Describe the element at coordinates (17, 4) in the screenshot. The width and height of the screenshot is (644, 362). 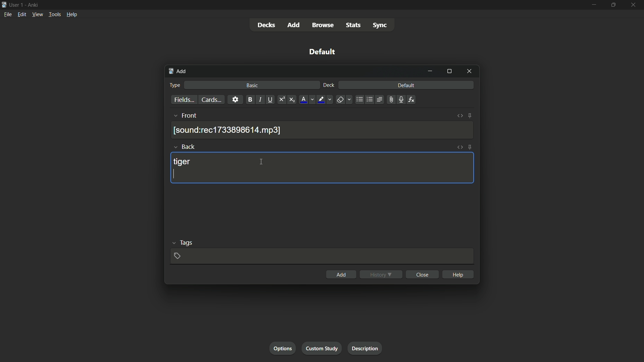
I see `user 1` at that location.